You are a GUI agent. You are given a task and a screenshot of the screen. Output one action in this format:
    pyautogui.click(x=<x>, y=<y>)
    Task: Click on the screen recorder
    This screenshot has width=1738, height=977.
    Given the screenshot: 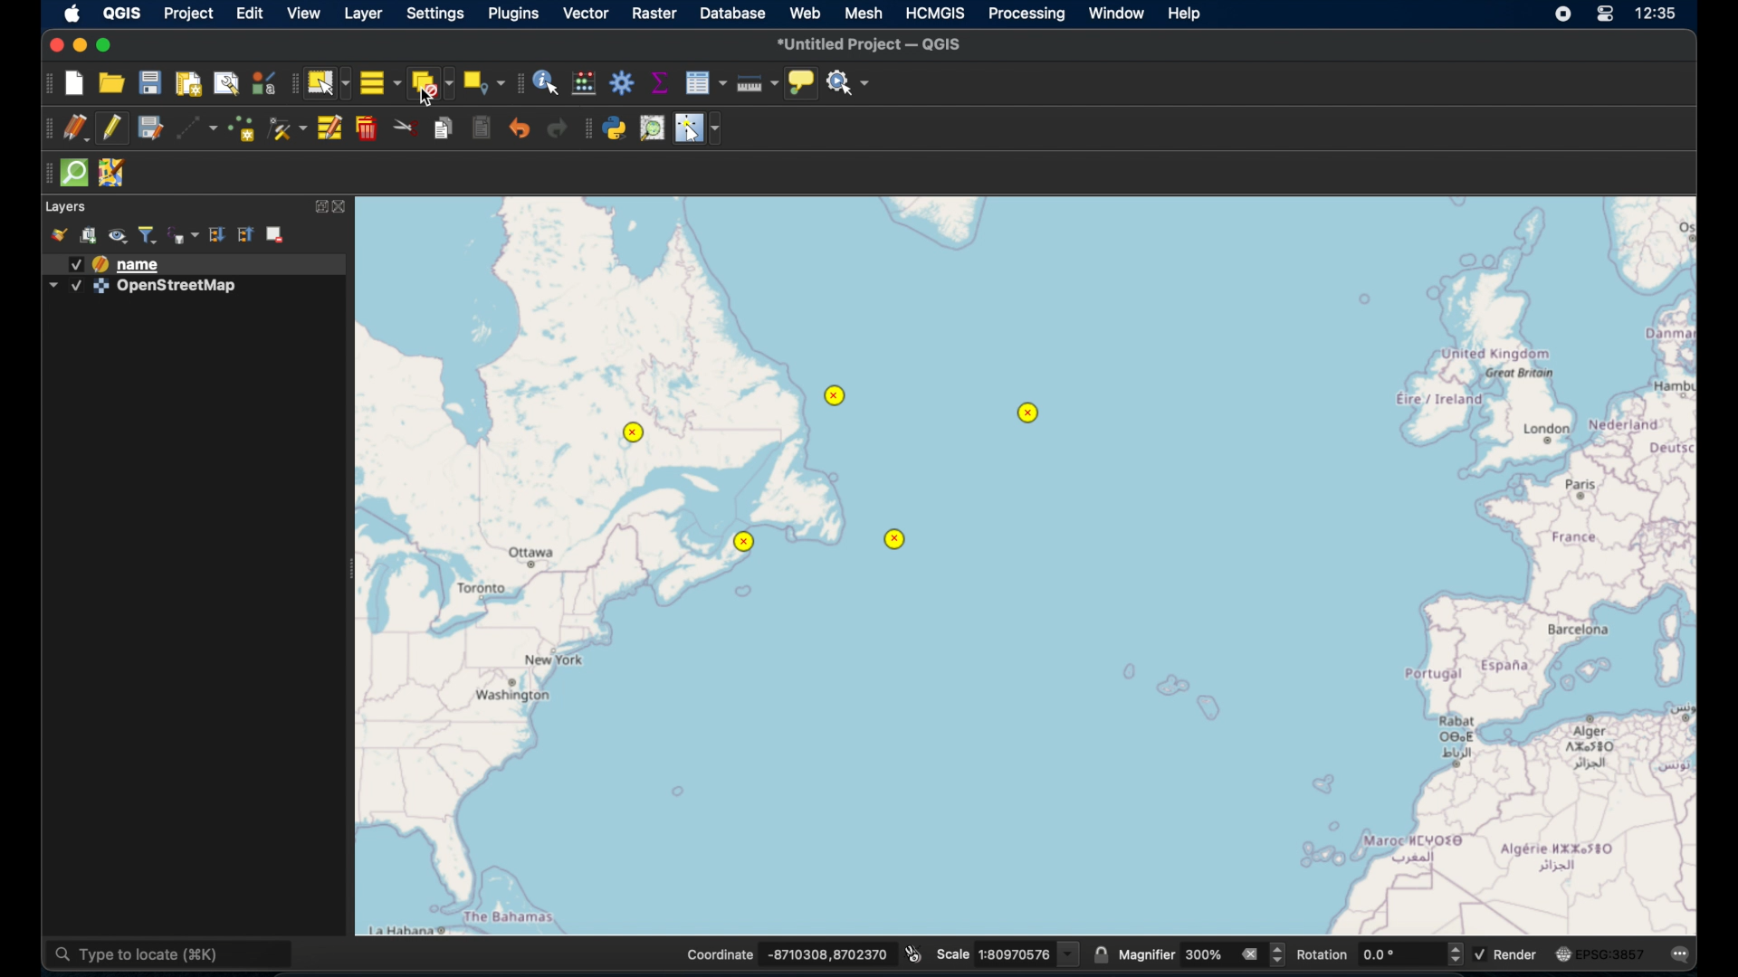 What is the action you would take?
    pyautogui.click(x=1563, y=15)
    